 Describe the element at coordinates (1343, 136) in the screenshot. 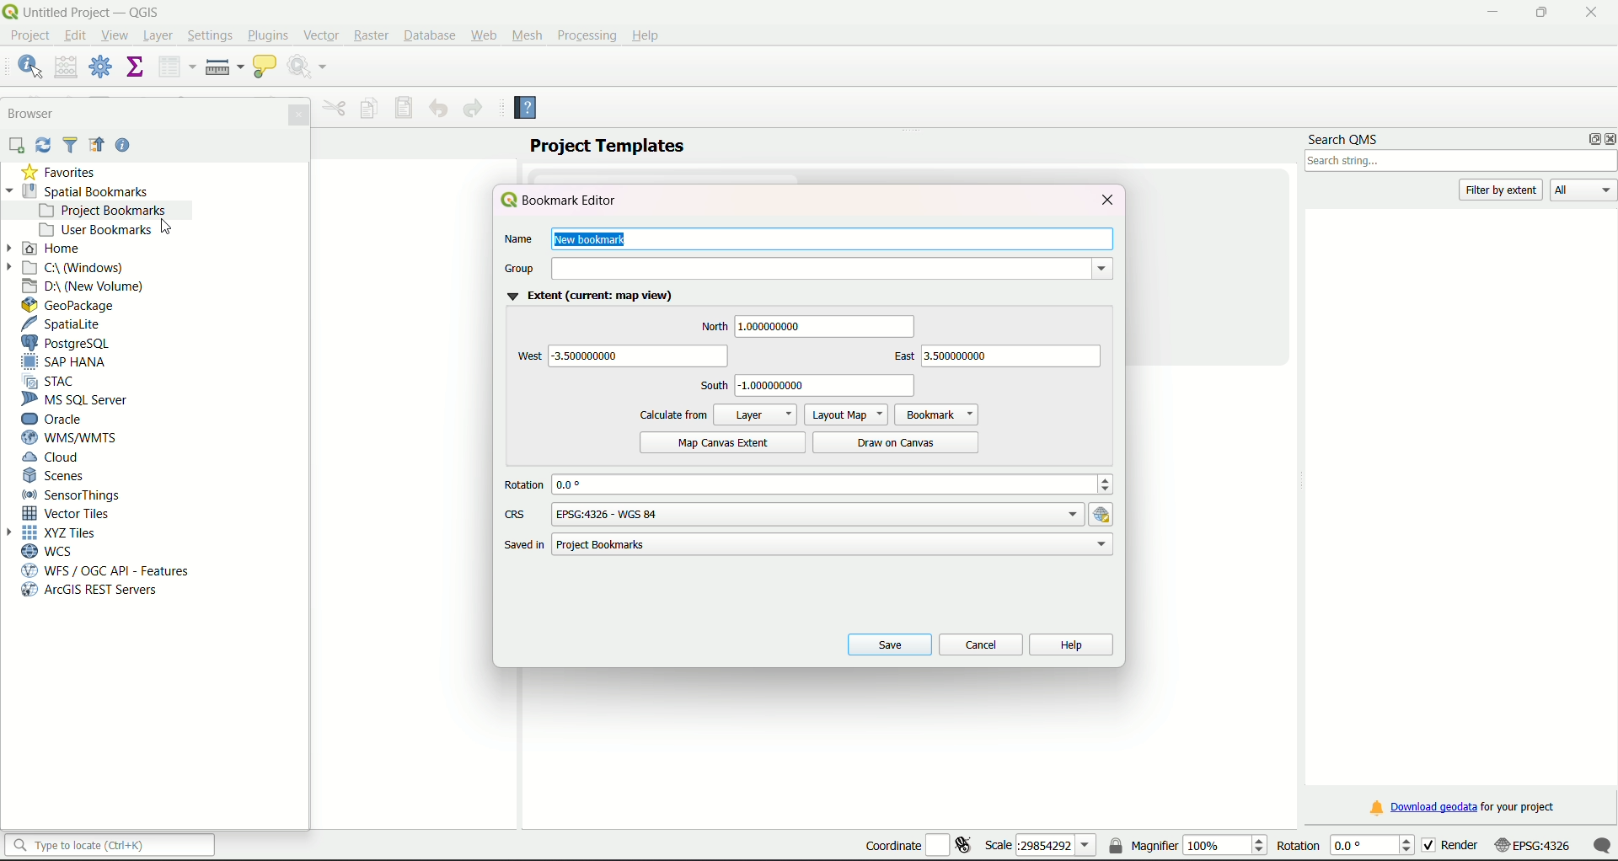

I see `search QMS` at that location.